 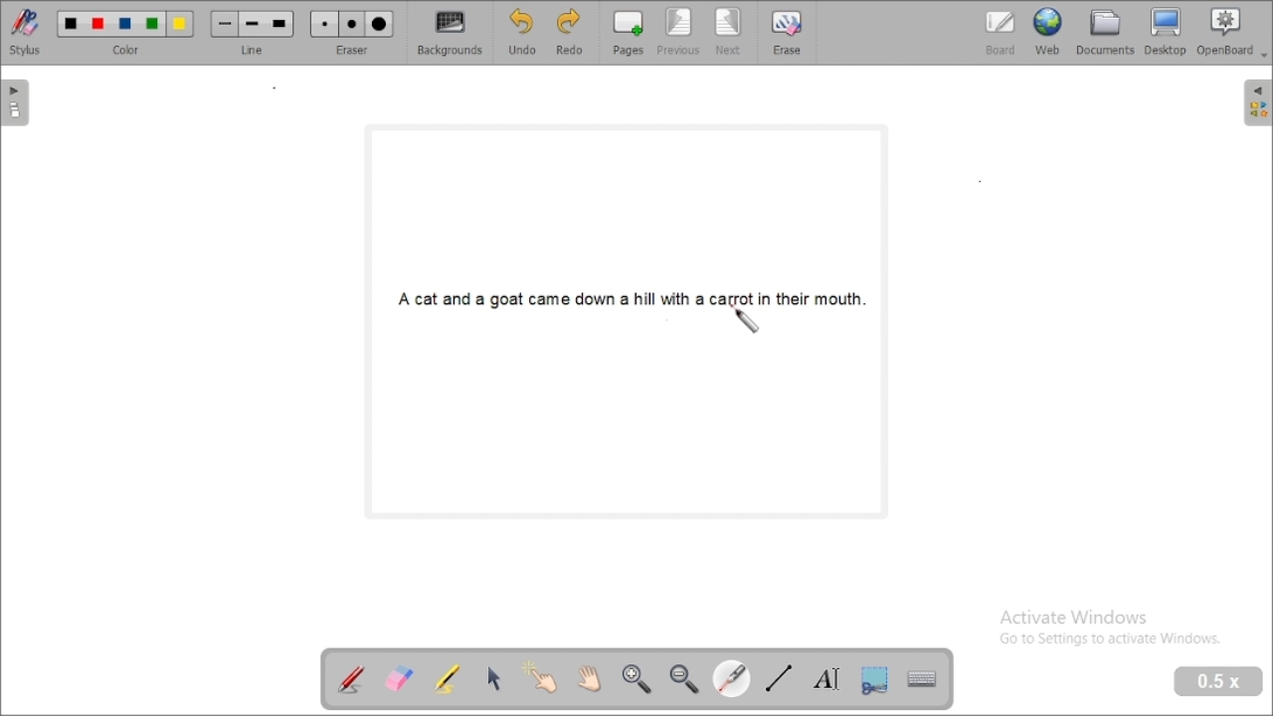 What do you see at coordinates (787, 32) in the screenshot?
I see `erase` at bounding box center [787, 32].